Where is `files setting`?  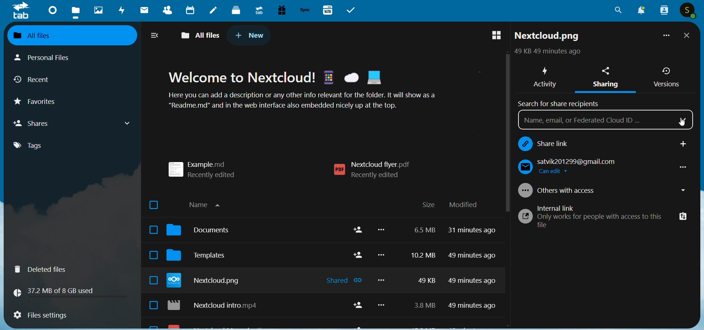
files setting is located at coordinates (40, 316).